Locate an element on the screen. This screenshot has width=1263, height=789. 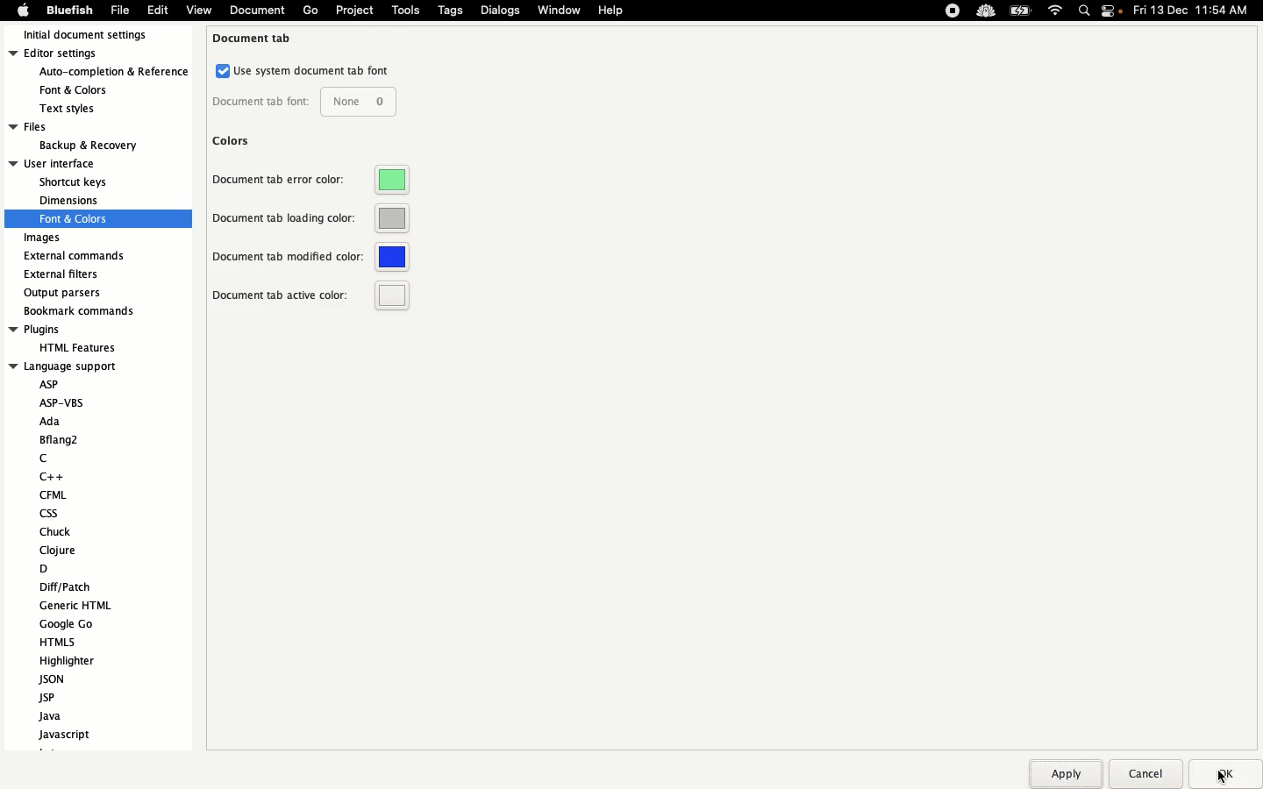
Editor settings is located at coordinates (95, 54).